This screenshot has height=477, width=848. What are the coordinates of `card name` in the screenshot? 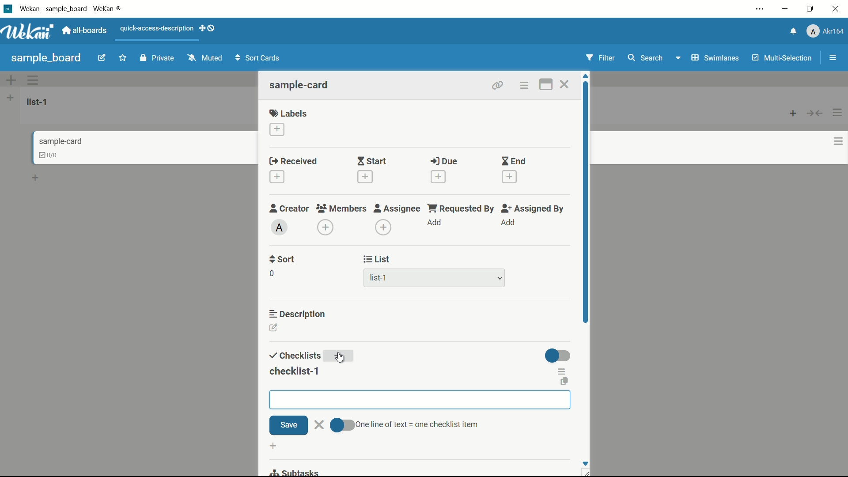 It's located at (300, 85).